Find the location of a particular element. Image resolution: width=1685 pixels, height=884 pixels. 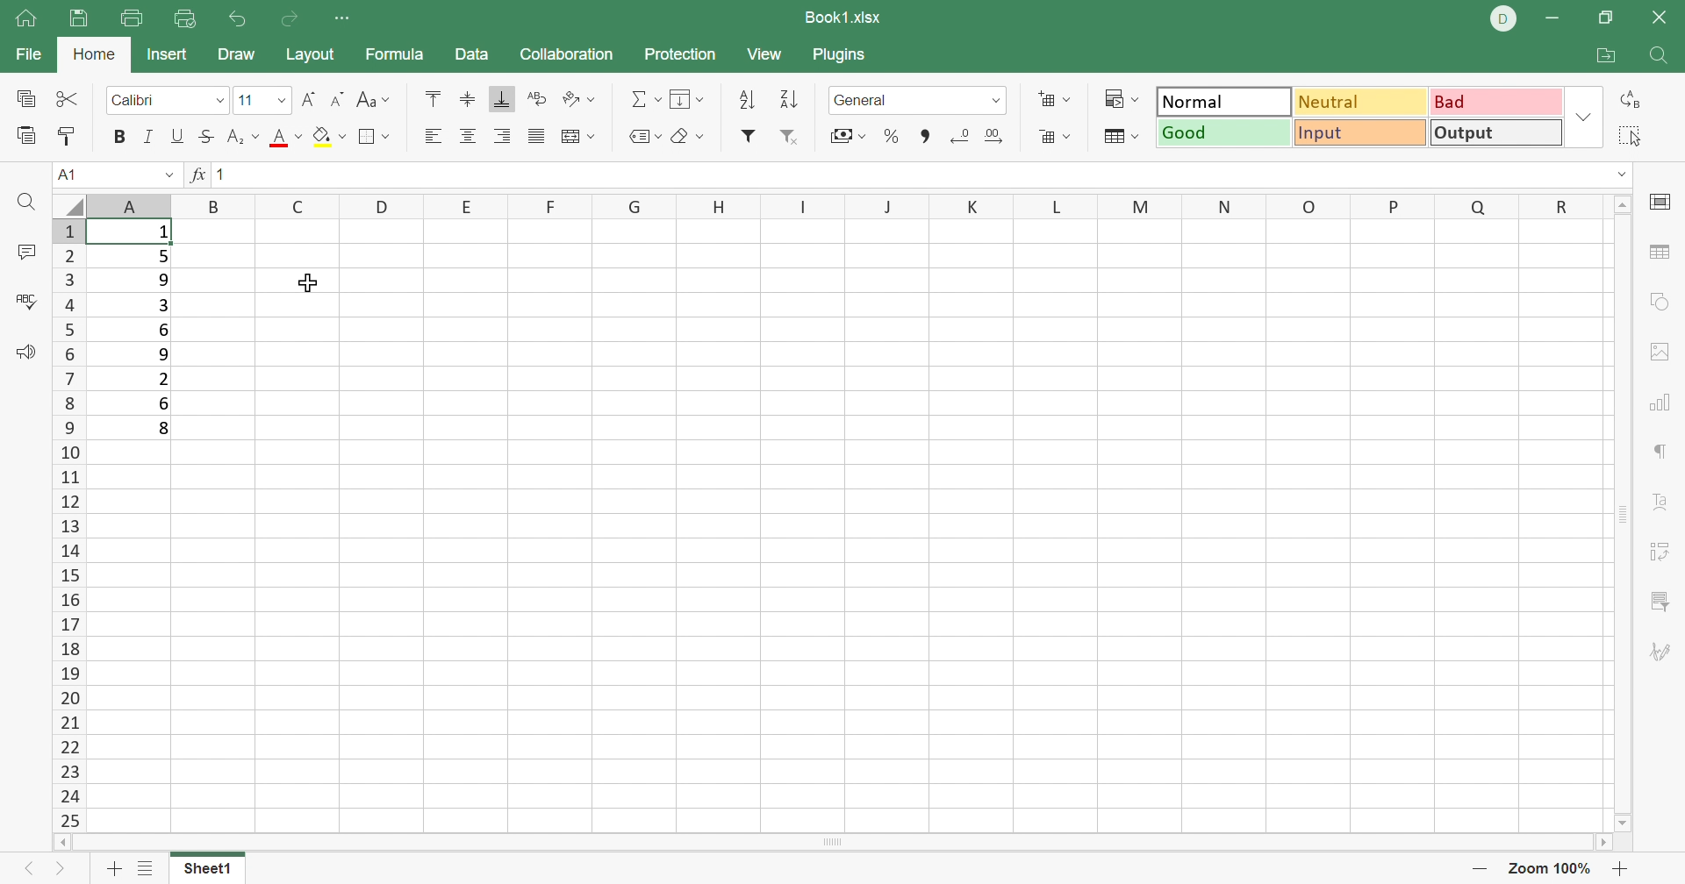

5 is located at coordinates (162, 258).